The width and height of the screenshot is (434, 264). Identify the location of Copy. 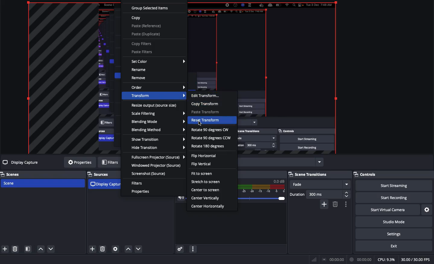
(136, 18).